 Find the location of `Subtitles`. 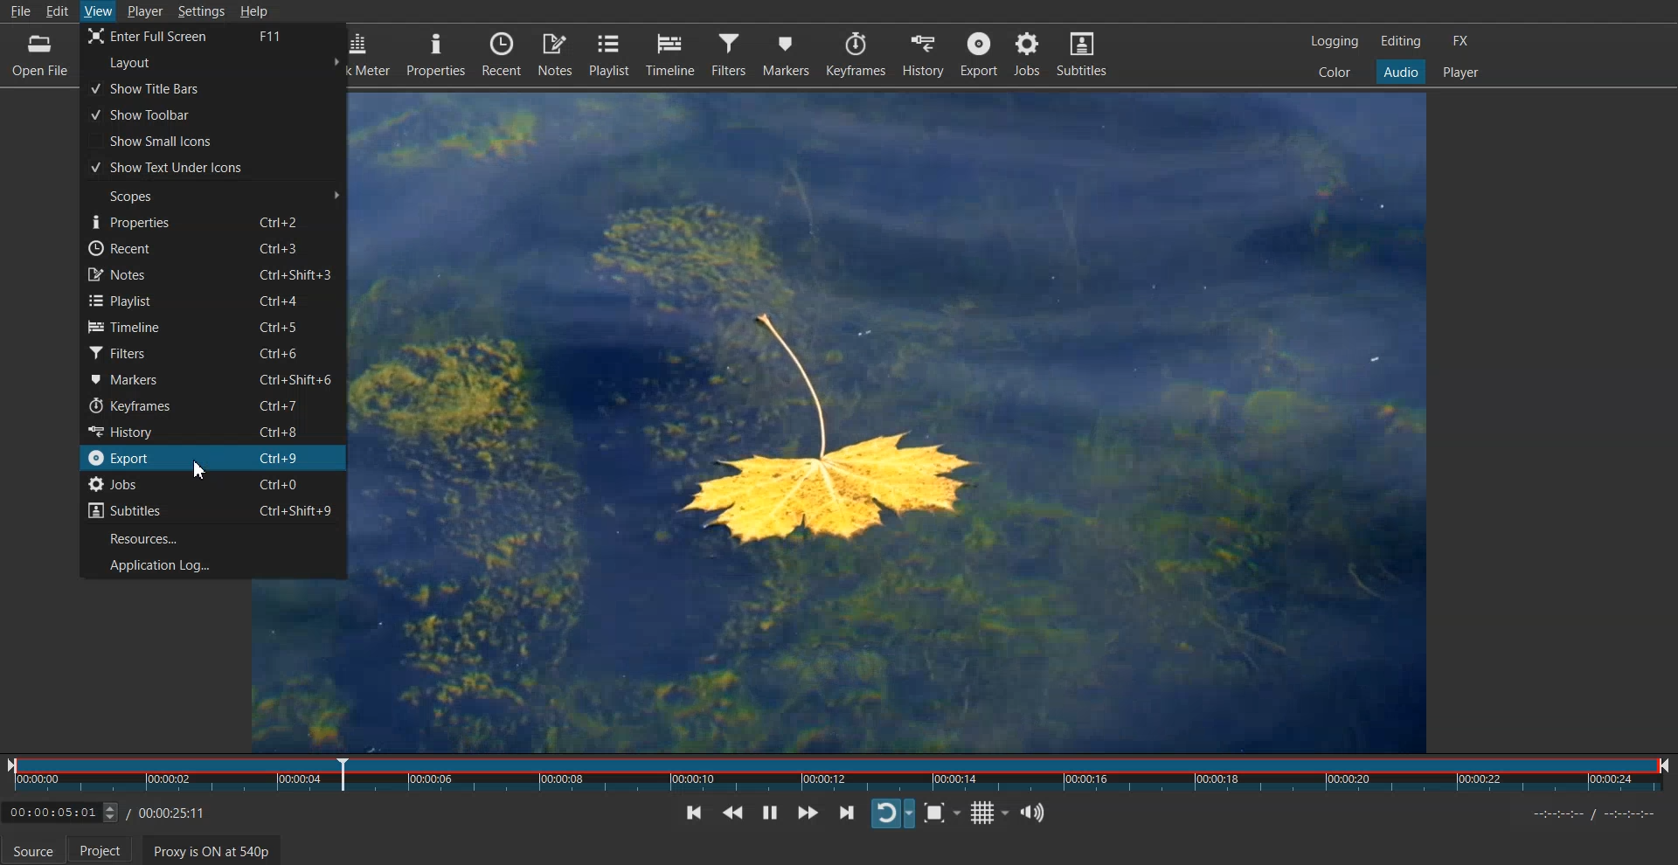

Subtitles is located at coordinates (1082, 52).